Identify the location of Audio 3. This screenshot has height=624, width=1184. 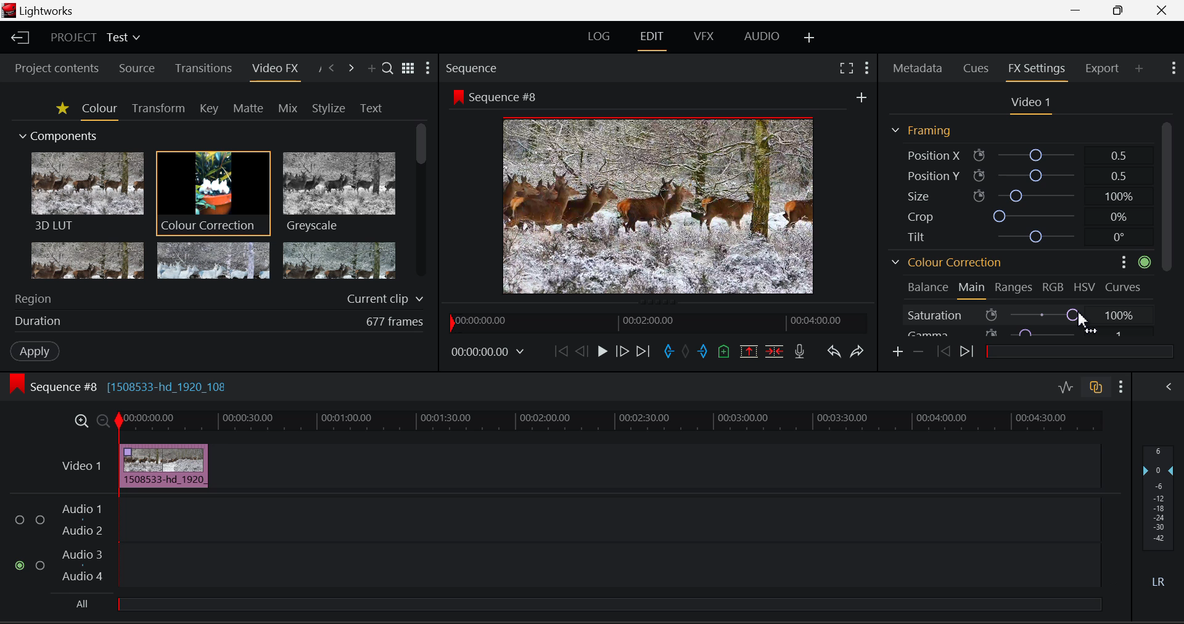
(82, 556).